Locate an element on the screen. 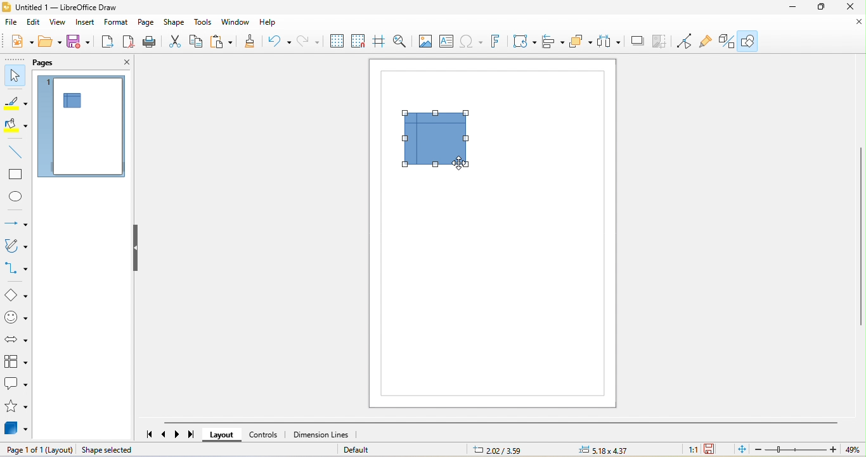  the document has been modified.click to save the document is located at coordinates (711, 449).